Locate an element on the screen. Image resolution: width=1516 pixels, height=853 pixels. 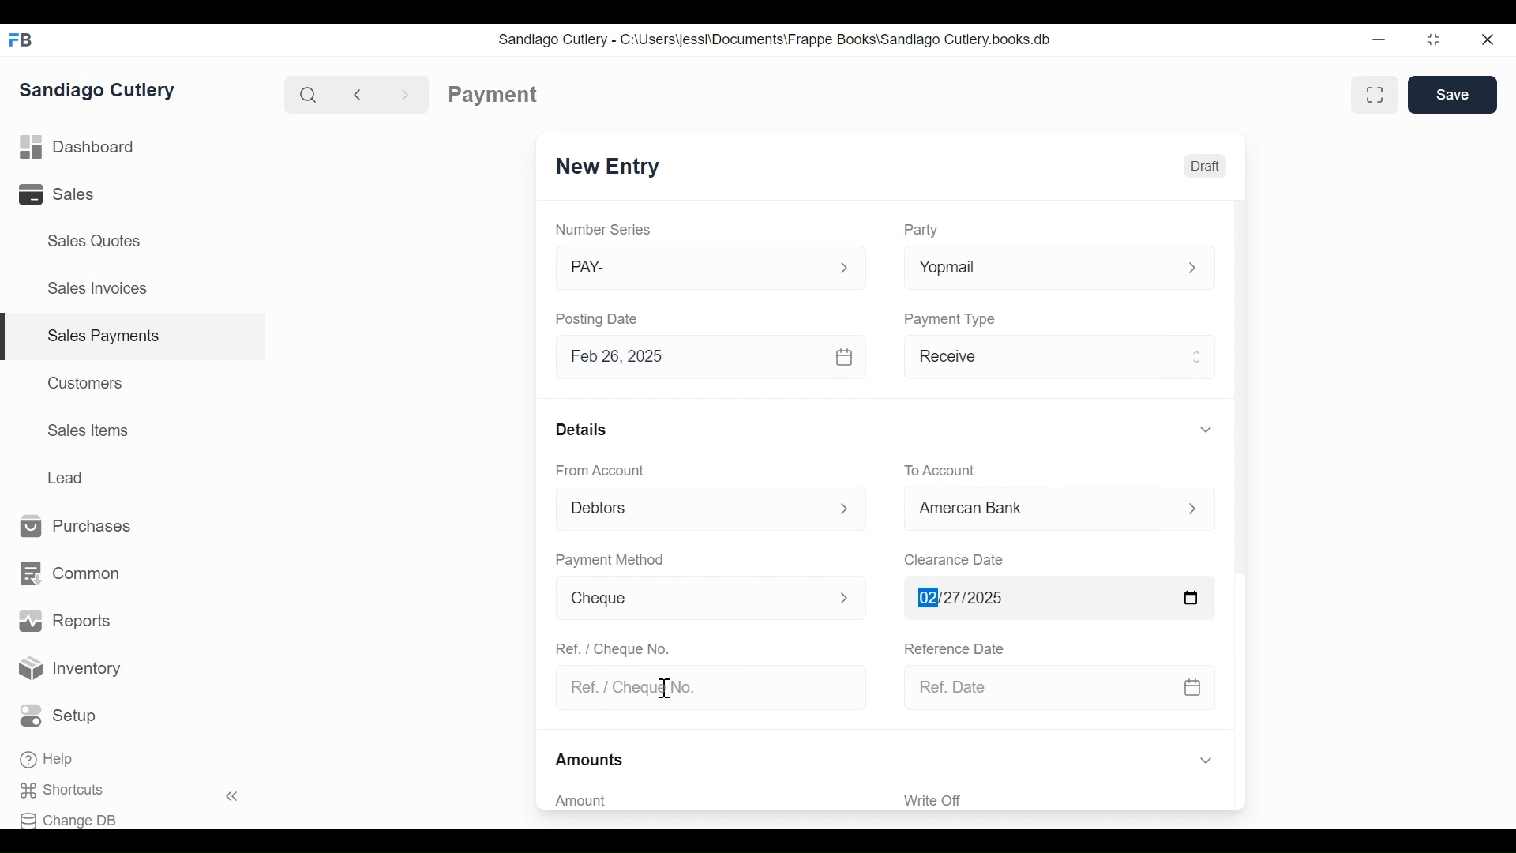
Frappe Books is located at coordinates (22, 39).